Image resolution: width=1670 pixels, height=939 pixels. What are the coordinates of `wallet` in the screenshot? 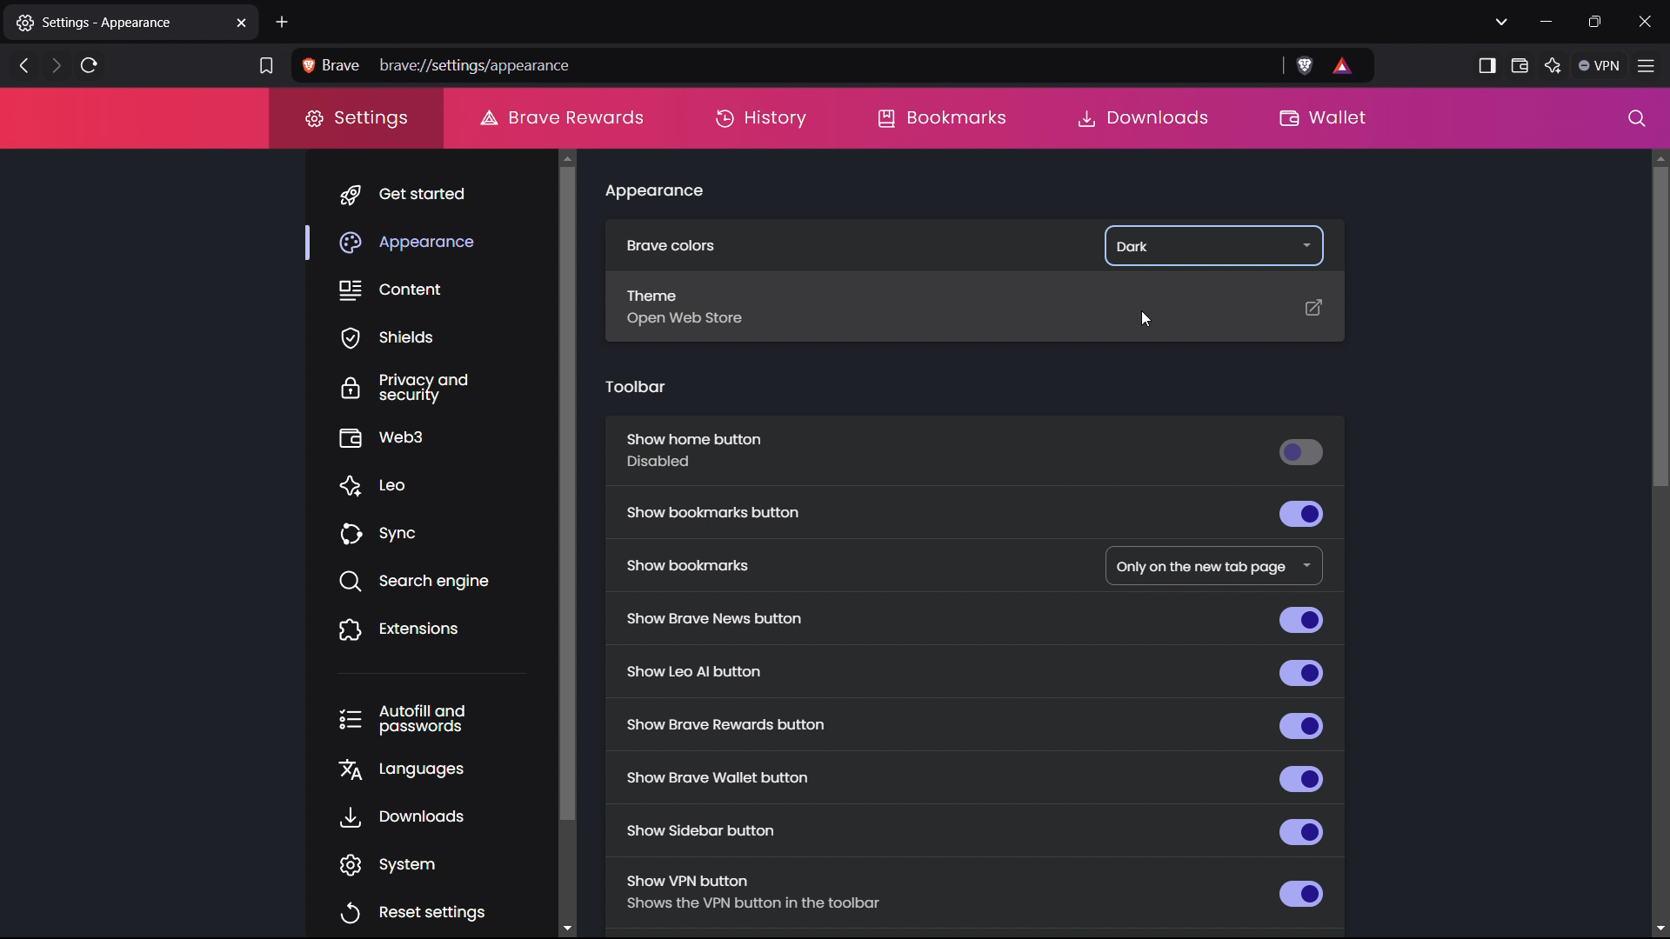 It's located at (1520, 64).